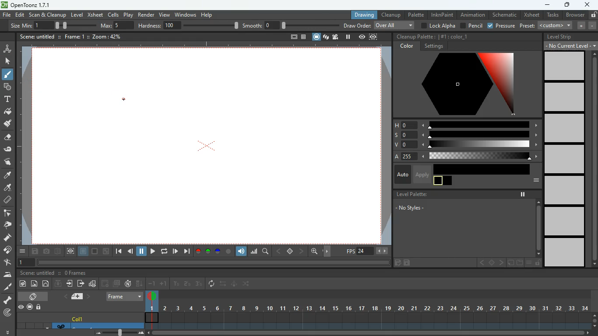 This screenshot has height=336, width=598. Describe the element at coordinates (565, 190) in the screenshot. I see `level` at that location.